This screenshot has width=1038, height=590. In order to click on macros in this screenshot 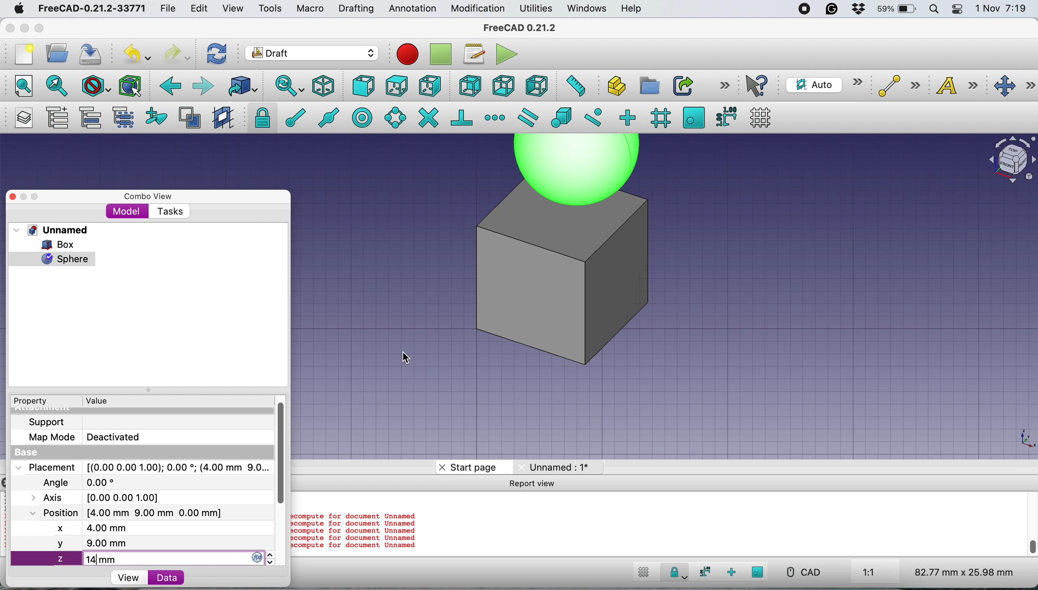, I will do `click(473, 54)`.